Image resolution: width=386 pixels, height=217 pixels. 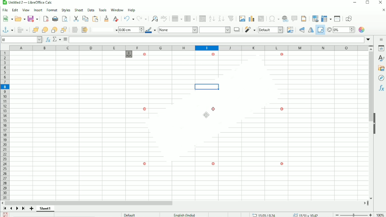 What do you see at coordinates (362, 30) in the screenshot?
I see `Color` at bounding box center [362, 30].